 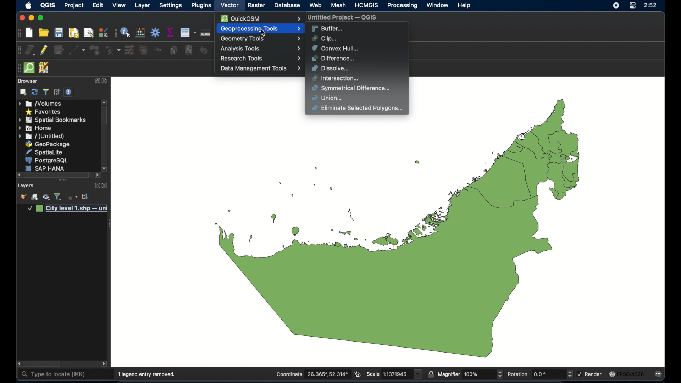 I want to click on modify attributes, so click(x=129, y=50).